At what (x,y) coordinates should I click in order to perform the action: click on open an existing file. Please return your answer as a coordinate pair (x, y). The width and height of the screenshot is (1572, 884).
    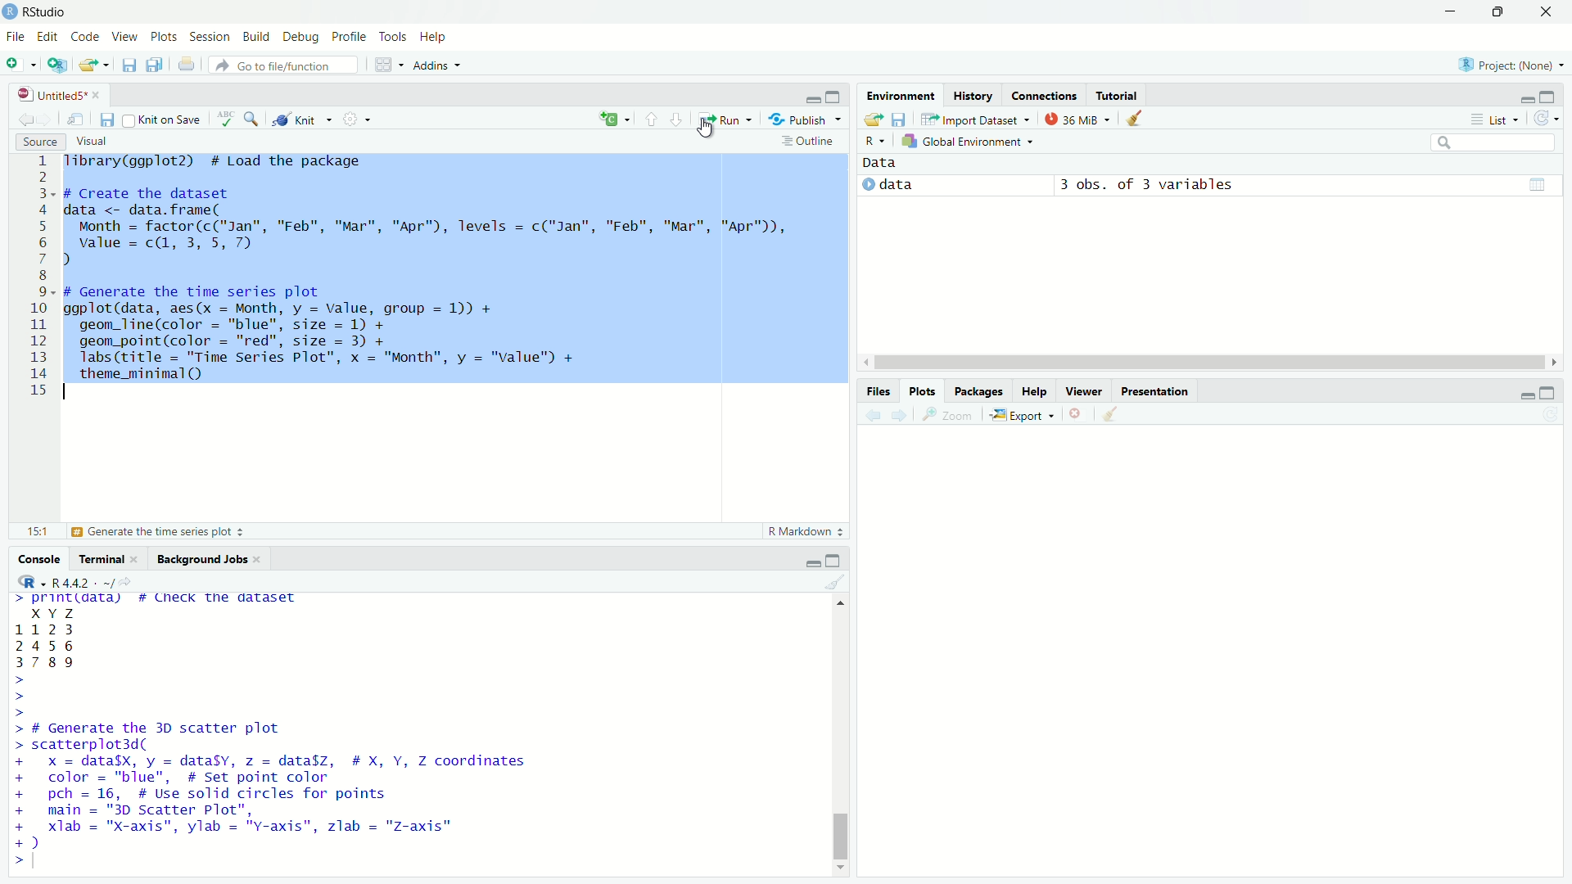
    Looking at the image, I should click on (95, 63).